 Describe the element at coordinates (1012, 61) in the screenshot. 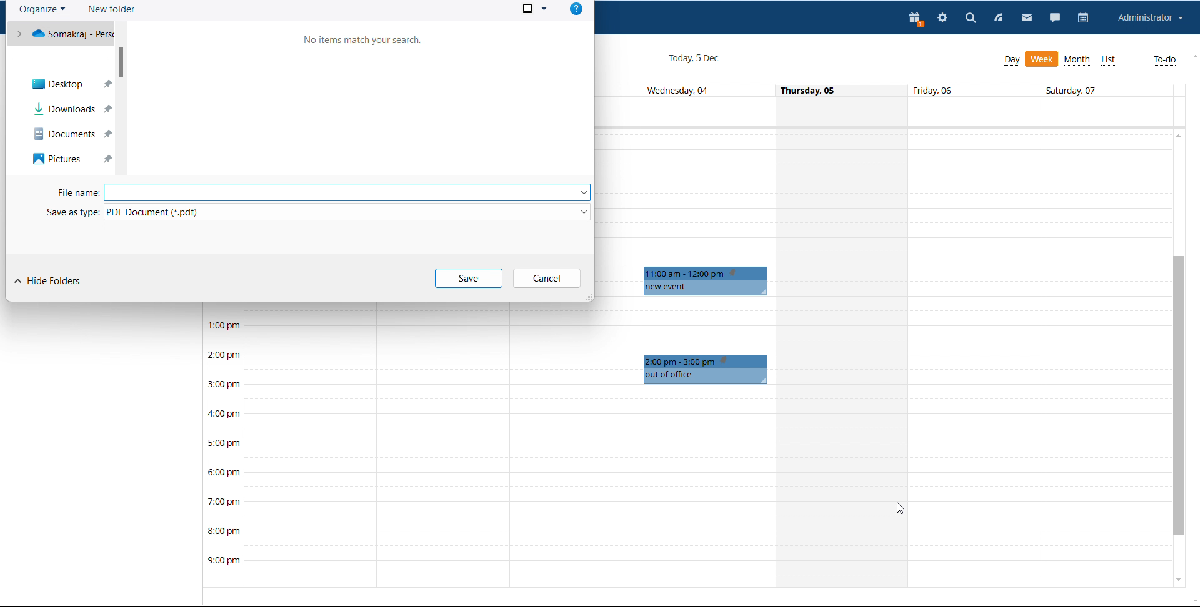

I see `day view` at that location.